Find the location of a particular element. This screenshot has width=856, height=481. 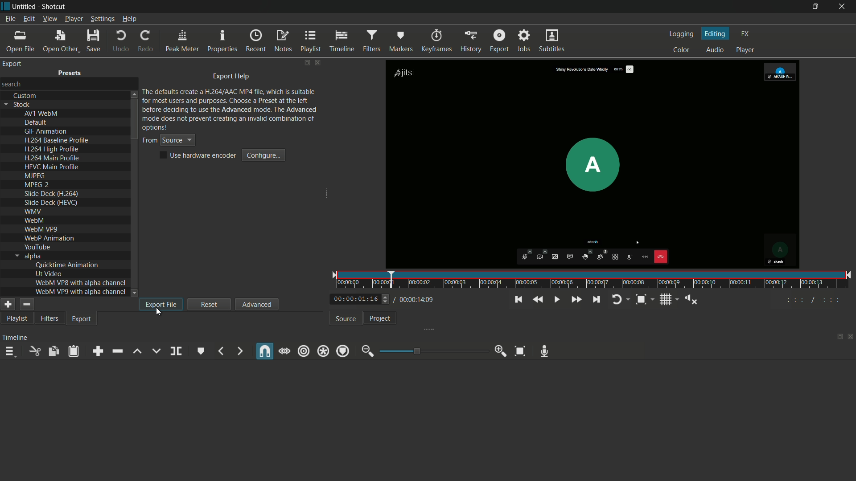

imported file is located at coordinates (593, 164).